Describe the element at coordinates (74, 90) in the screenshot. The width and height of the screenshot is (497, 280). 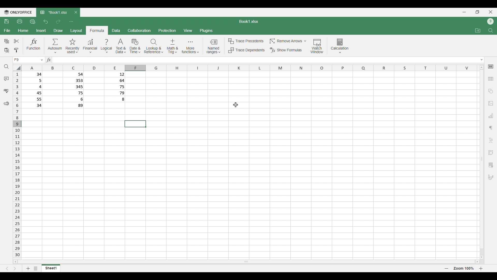
I see `Filled cells` at that location.